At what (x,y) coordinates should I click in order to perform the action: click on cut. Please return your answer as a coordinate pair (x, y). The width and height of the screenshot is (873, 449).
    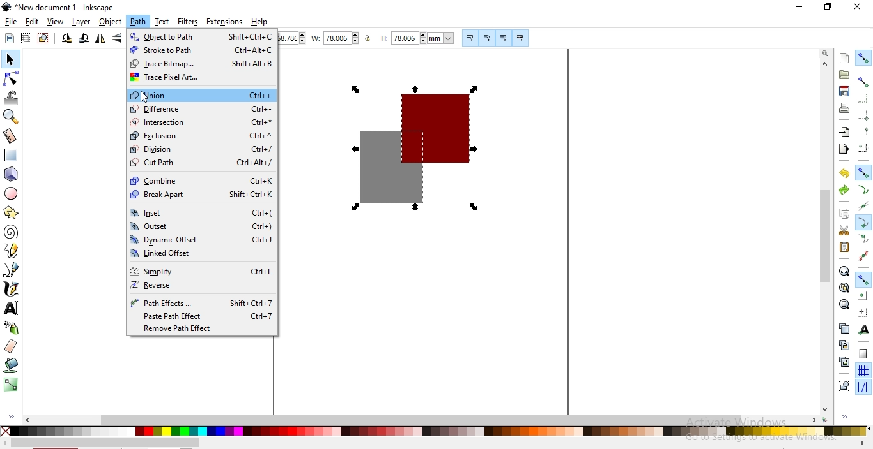
    Looking at the image, I should click on (844, 231).